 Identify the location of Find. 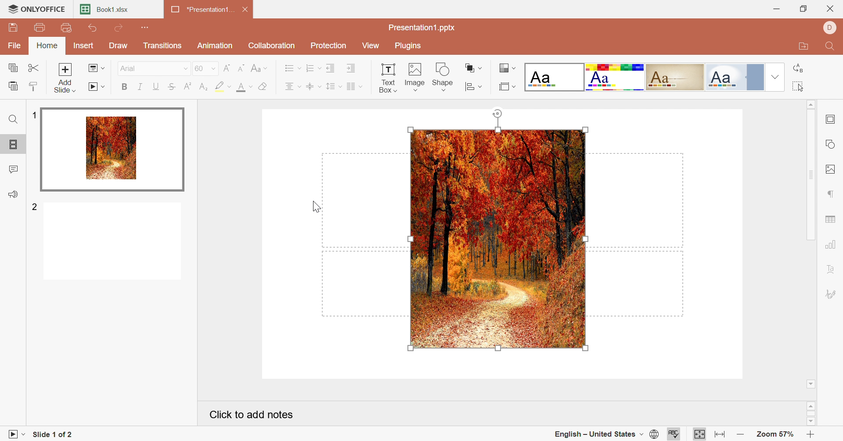
(13, 121).